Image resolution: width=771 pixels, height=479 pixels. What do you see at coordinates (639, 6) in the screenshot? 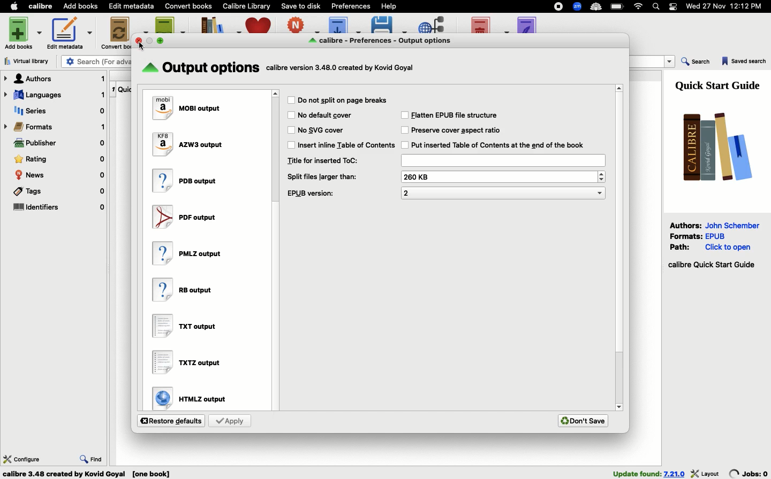
I see `Internet` at bounding box center [639, 6].